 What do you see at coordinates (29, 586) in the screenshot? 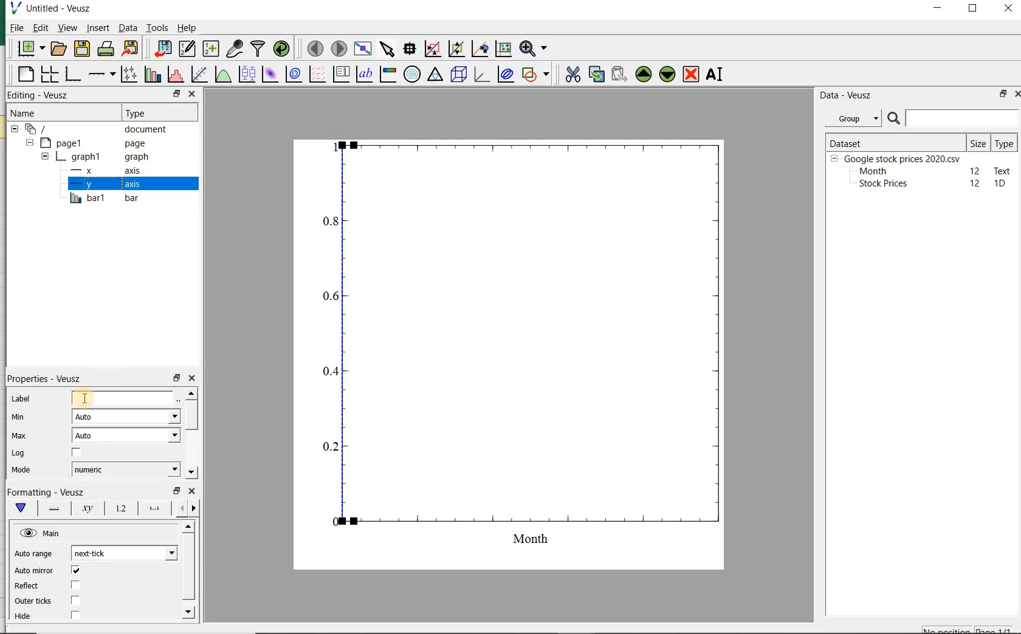
I see `Reflect` at bounding box center [29, 586].